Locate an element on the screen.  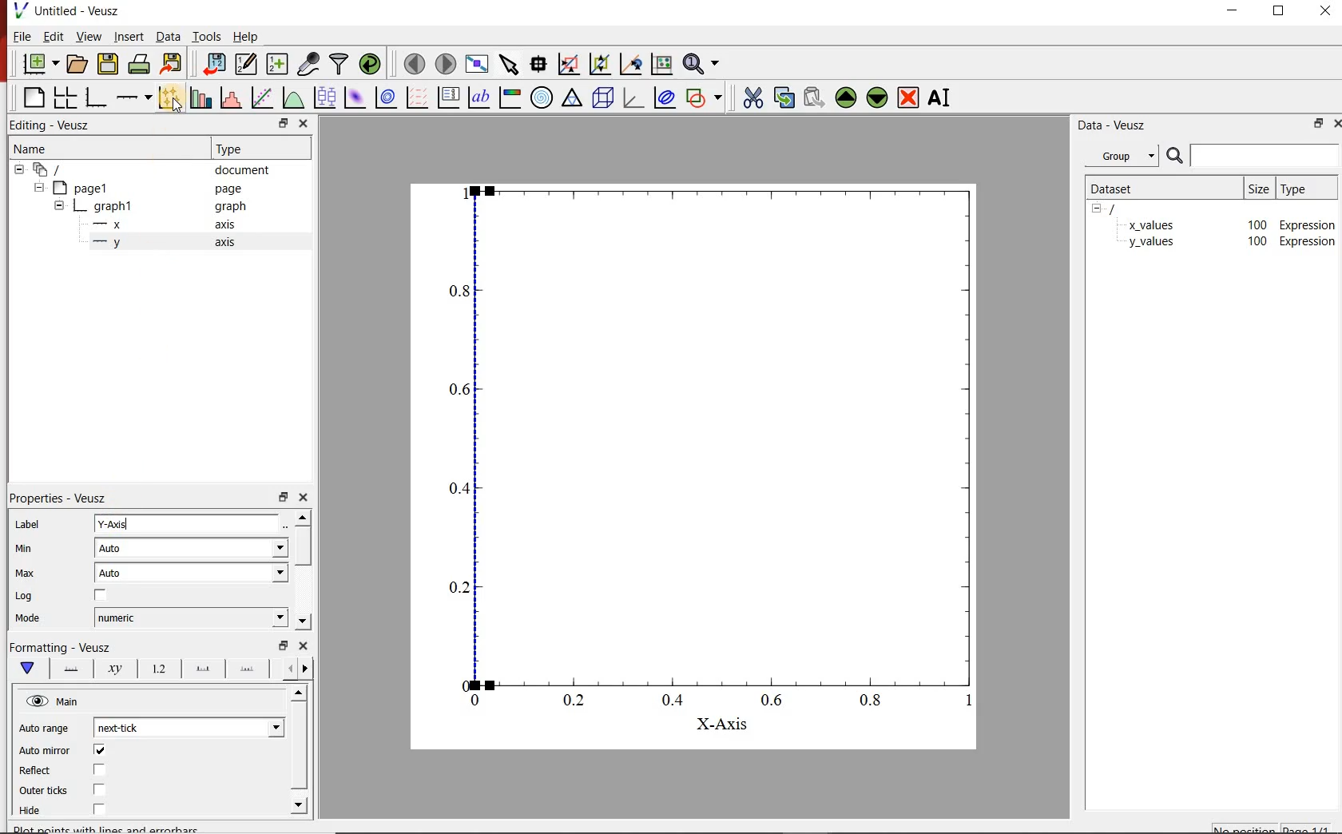
Hide is located at coordinates (31, 811).